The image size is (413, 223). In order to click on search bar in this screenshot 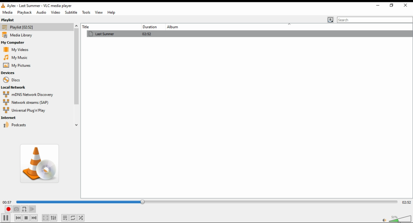, I will do `click(375, 19)`.